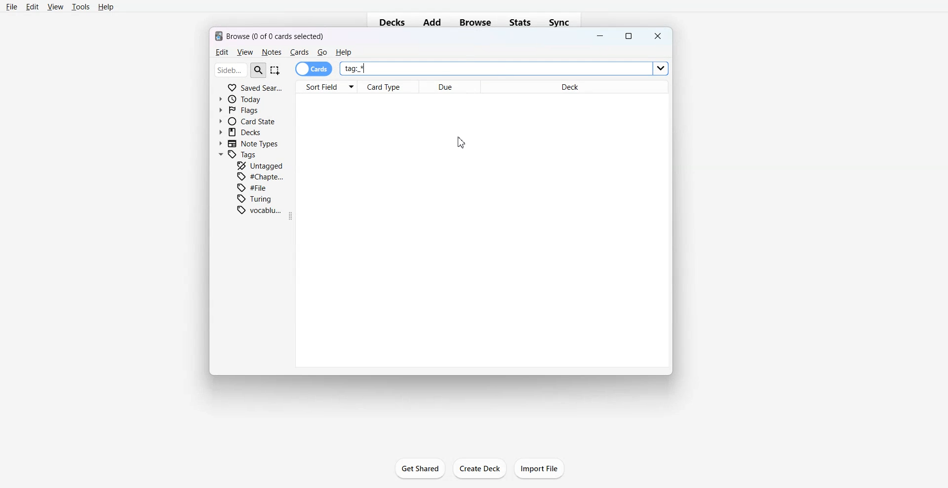 Image resolution: width=948 pixels, height=488 pixels. Describe the element at coordinates (389, 20) in the screenshot. I see `Decks` at that location.